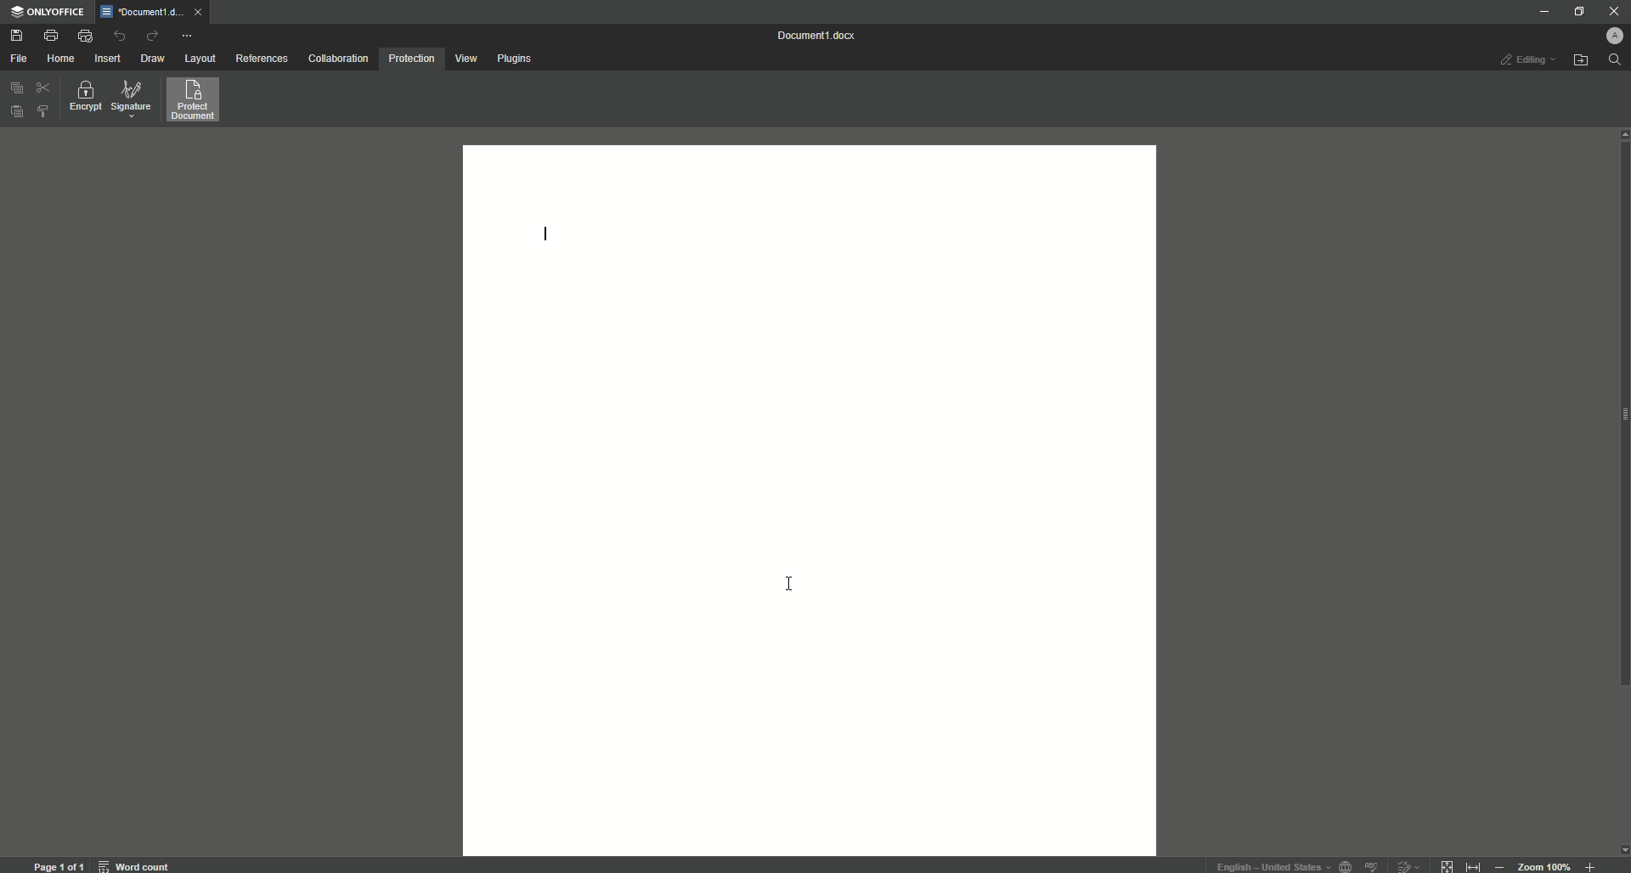  Describe the element at coordinates (151, 35) in the screenshot. I see `Redo` at that location.